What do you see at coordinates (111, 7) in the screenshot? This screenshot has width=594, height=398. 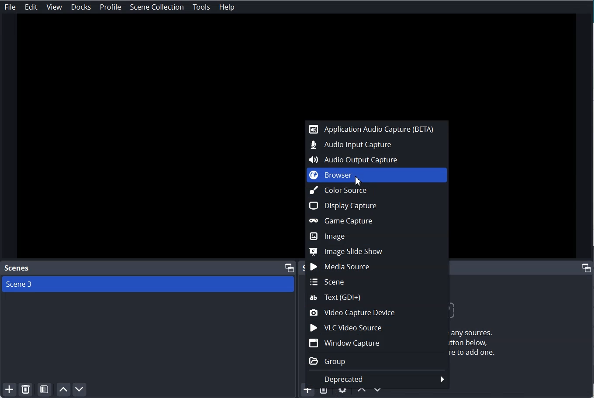 I see `Profile` at bounding box center [111, 7].